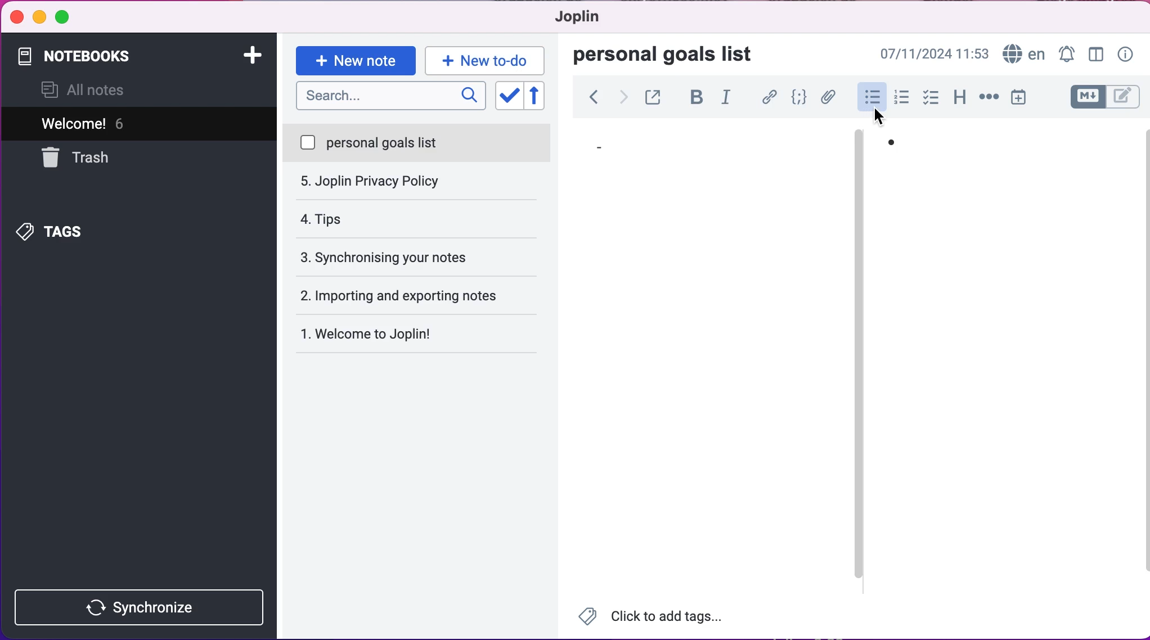  I want to click on bullet 1, so click(608, 147).